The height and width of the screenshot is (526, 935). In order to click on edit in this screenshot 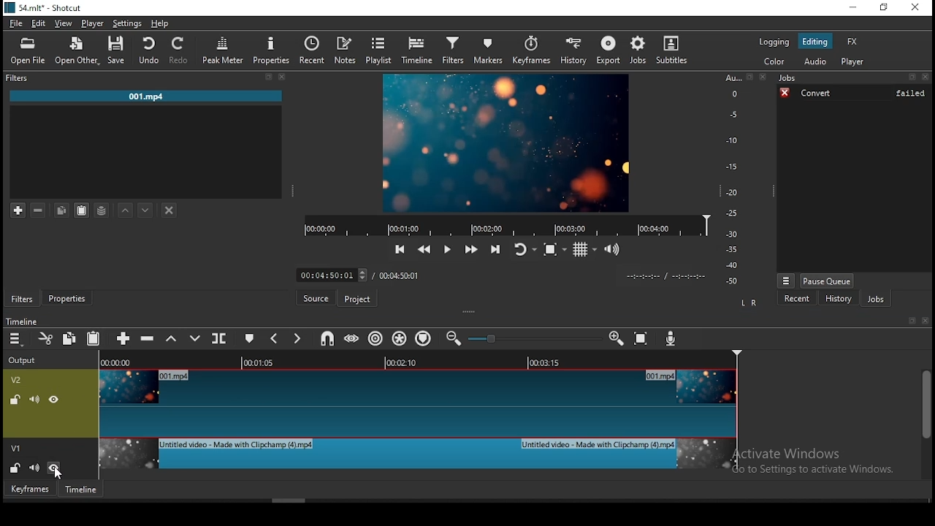, I will do `click(39, 23)`.